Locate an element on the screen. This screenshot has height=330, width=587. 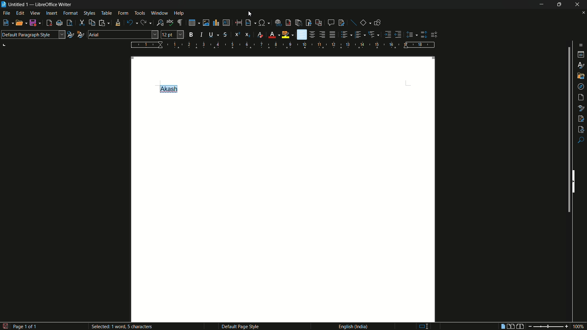
open file is located at coordinates (19, 23).